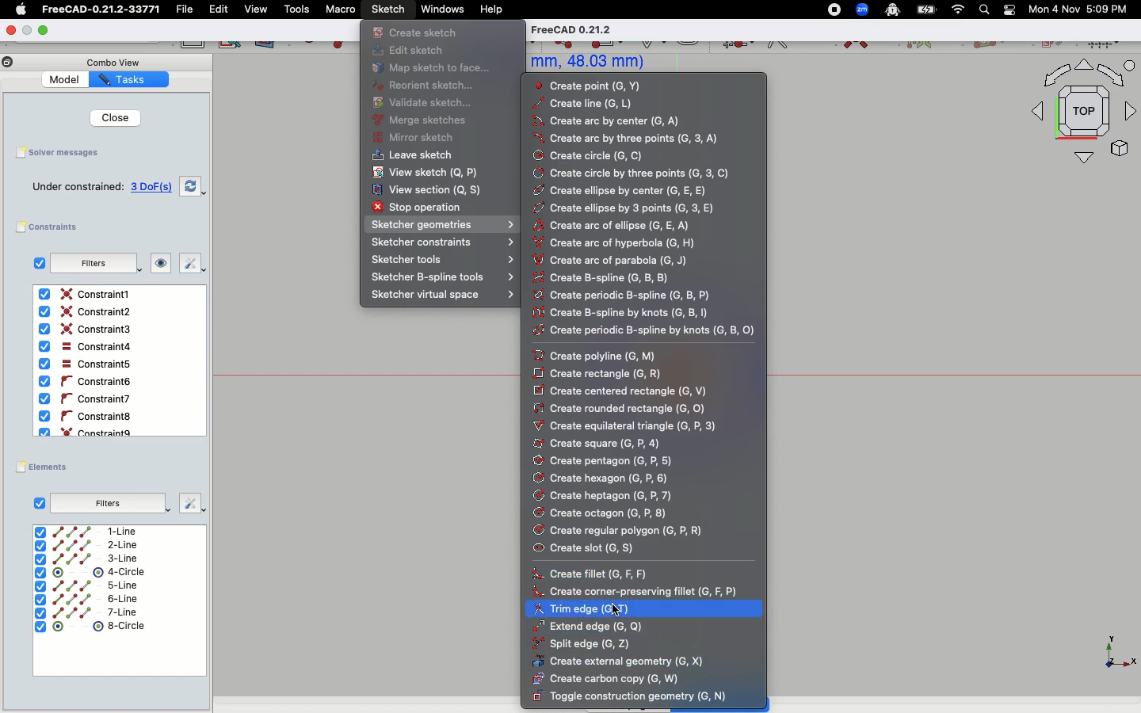 This screenshot has height=713, width=1141. What do you see at coordinates (927, 9) in the screenshot?
I see `Battery` at bounding box center [927, 9].